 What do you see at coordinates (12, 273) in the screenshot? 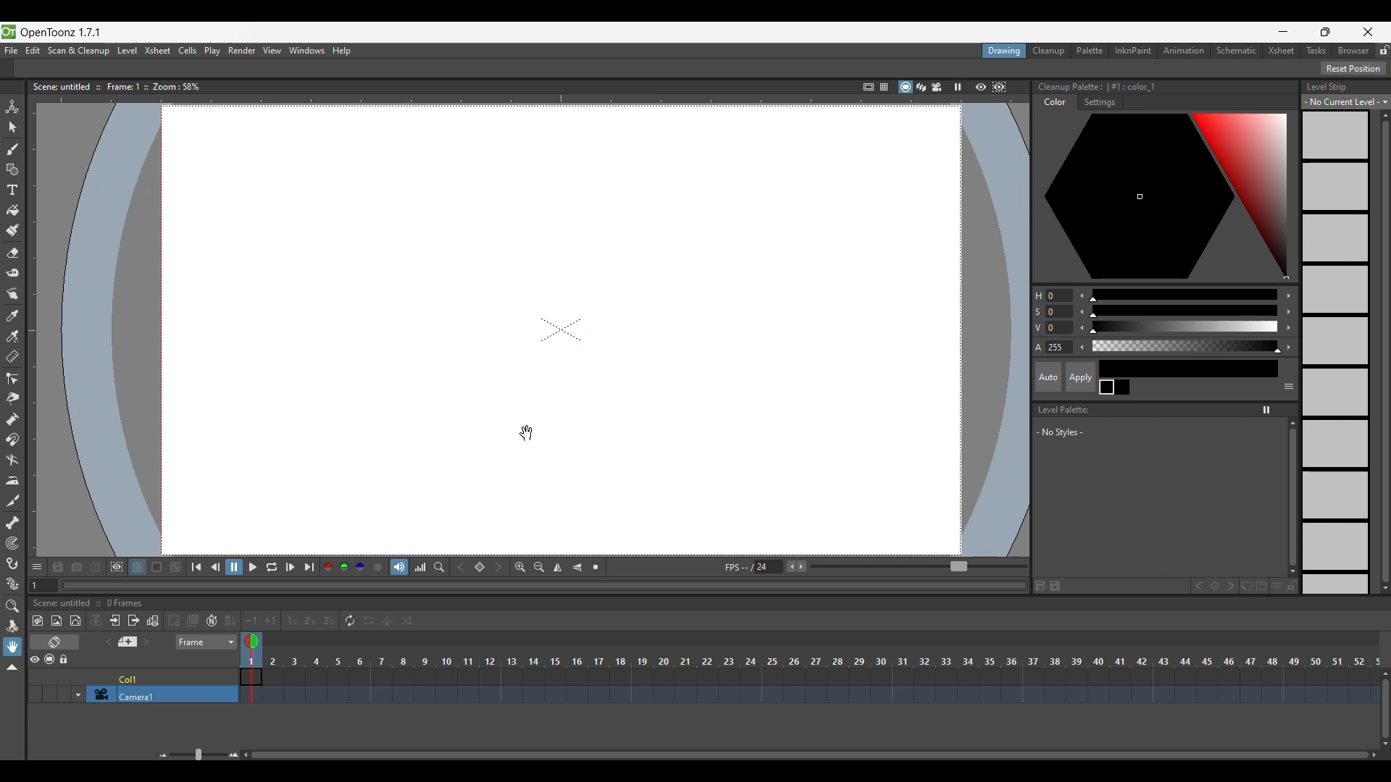
I see `Tape tool` at bounding box center [12, 273].